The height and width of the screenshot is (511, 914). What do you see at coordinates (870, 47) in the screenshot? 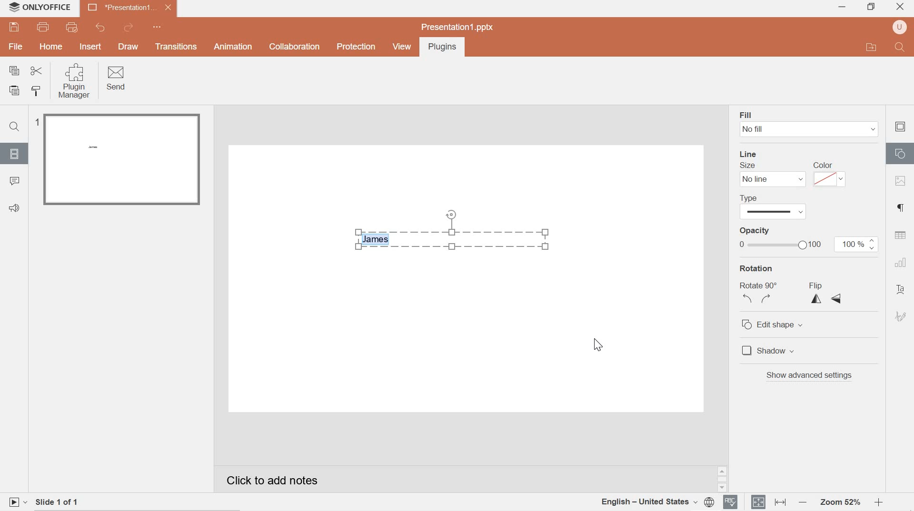
I see `open file application` at bounding box center [870, 47].